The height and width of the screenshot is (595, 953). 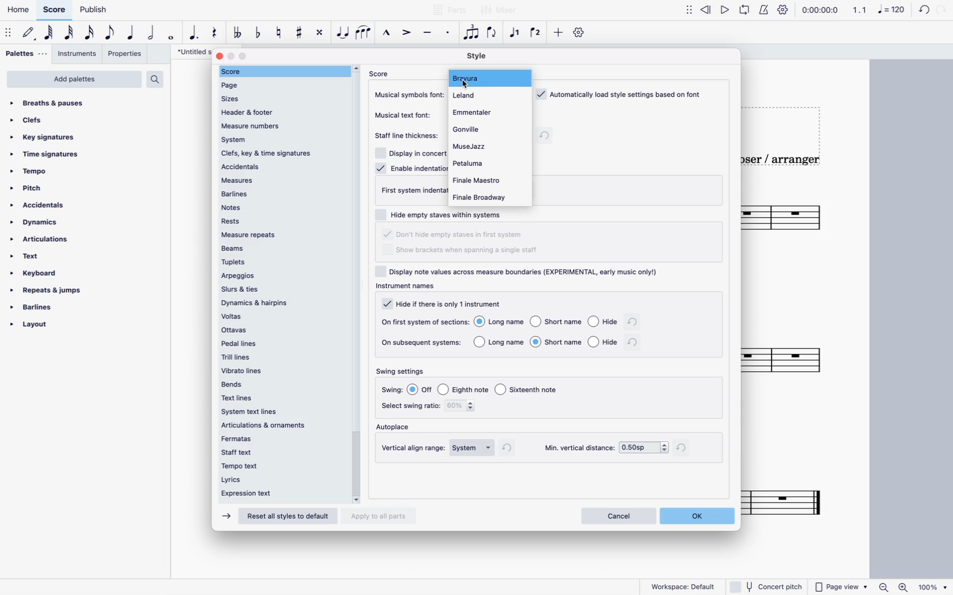 What do you see at coordinates (259, 32) in the screenshot?
I see `tune` at bounding box center [259, 32].